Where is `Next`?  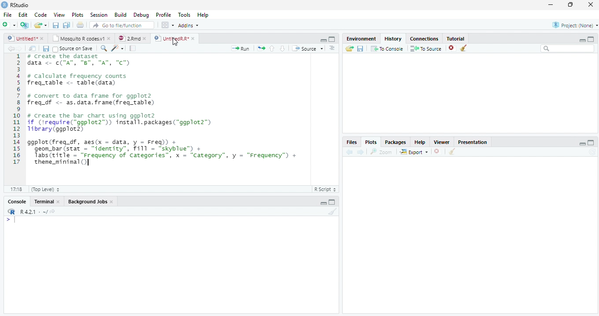 Next is located at coordinates (361, 151).